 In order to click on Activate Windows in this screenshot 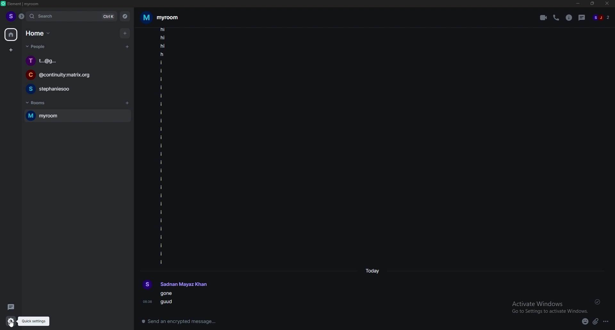, I will do `click(549, 305)`.